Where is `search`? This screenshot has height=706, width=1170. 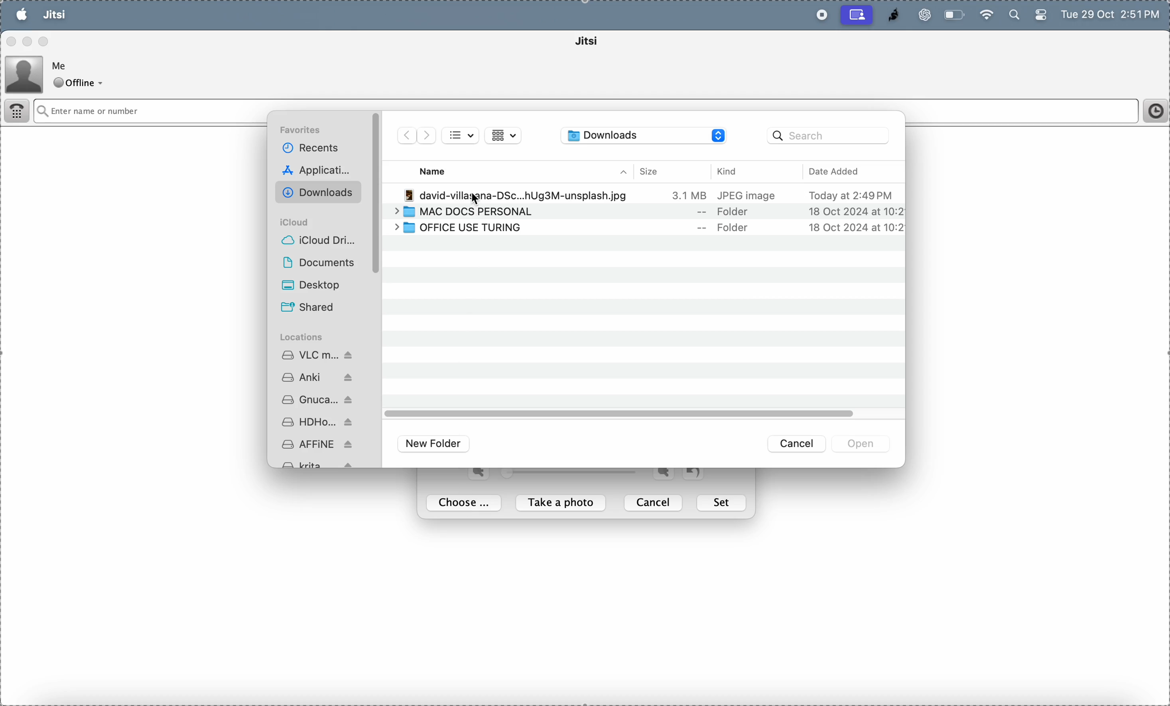
search is located at coordinates (1013, 16).